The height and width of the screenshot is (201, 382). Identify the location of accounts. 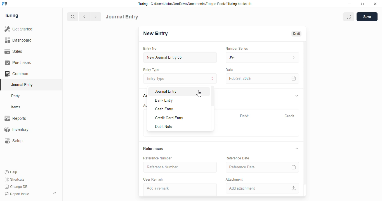
(145, 96).